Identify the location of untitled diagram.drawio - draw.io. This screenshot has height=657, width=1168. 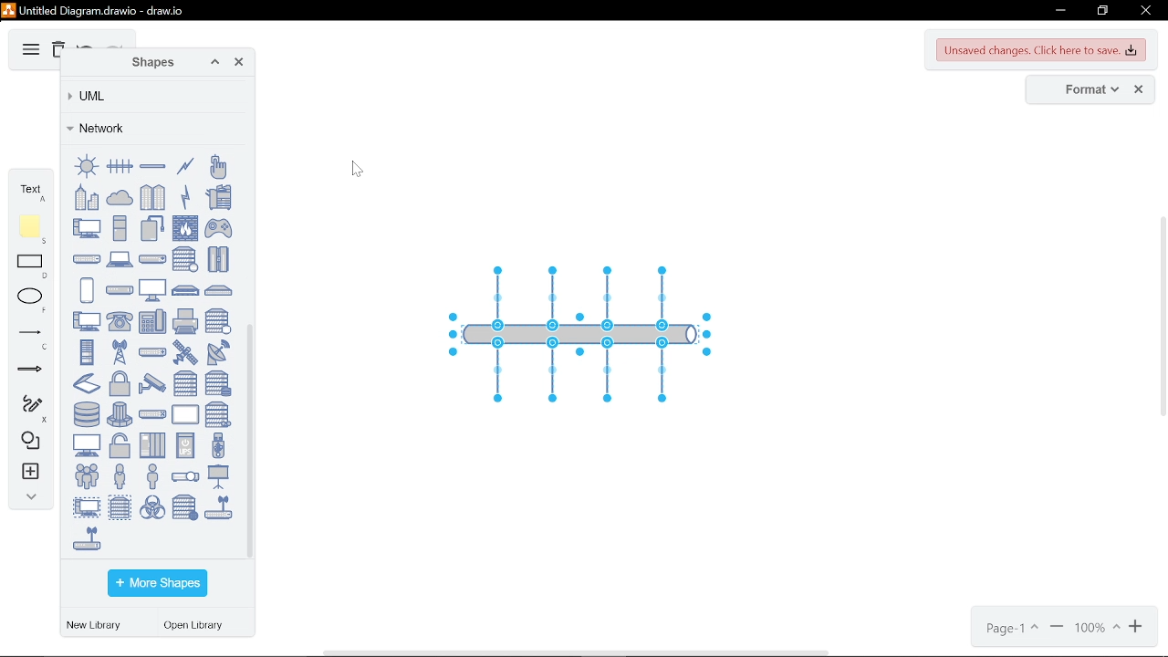
(104, 9).